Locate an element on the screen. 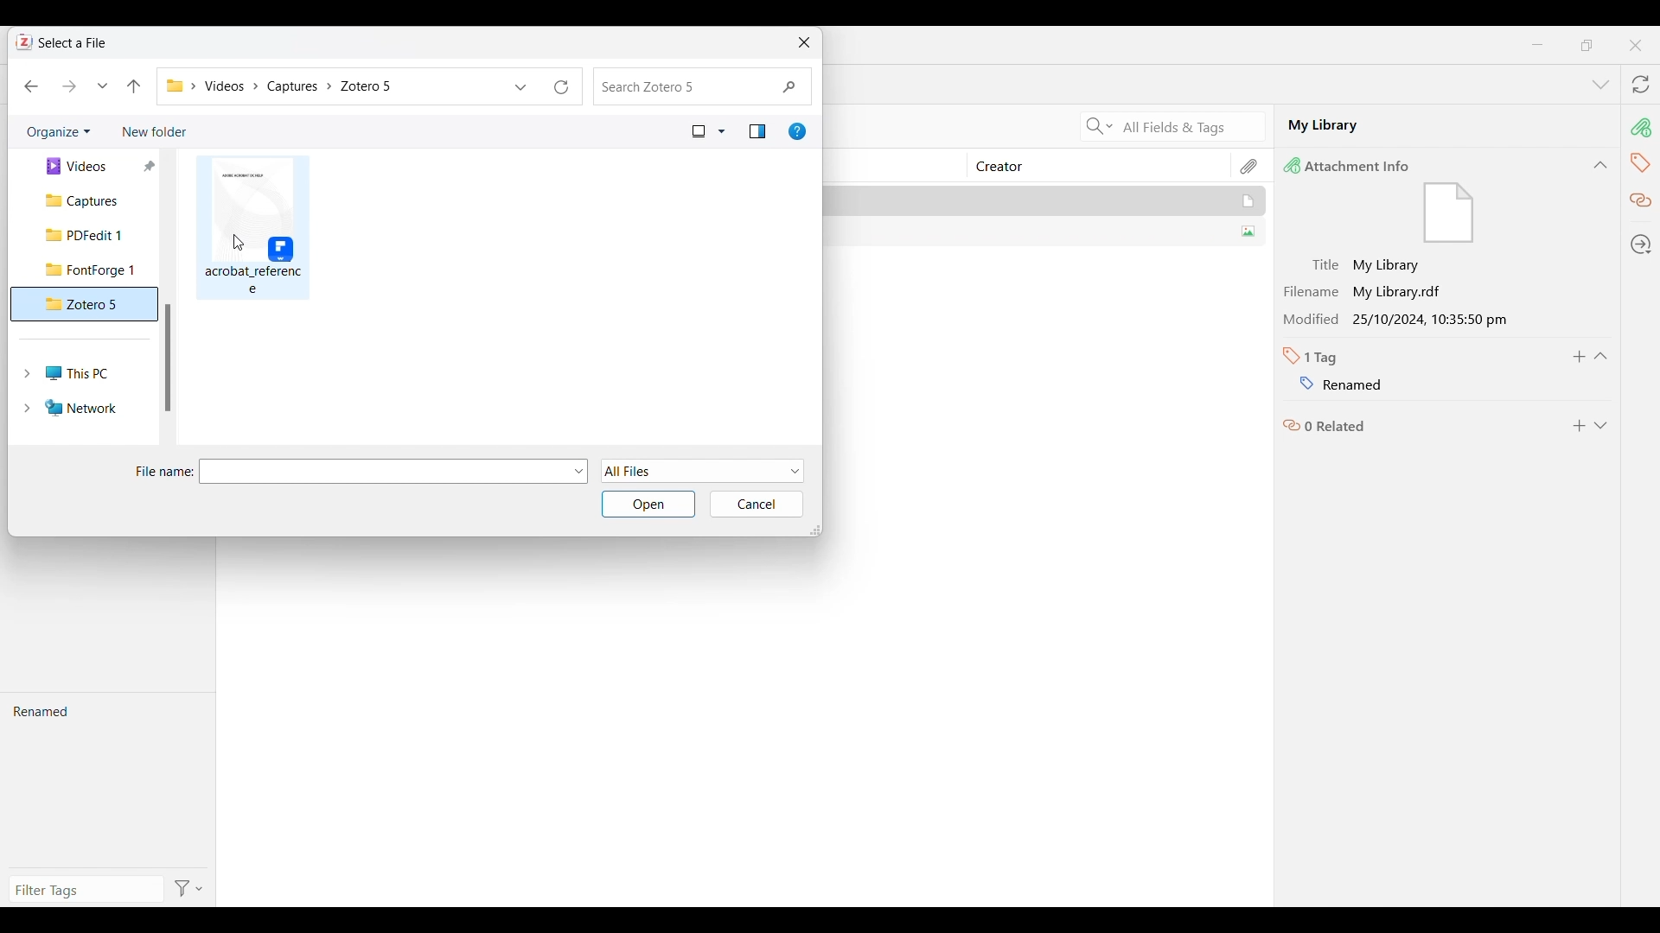 Image resolution: width=1660 pixels, height=933 pixels. Quick search is located at coordinates (781, 87).